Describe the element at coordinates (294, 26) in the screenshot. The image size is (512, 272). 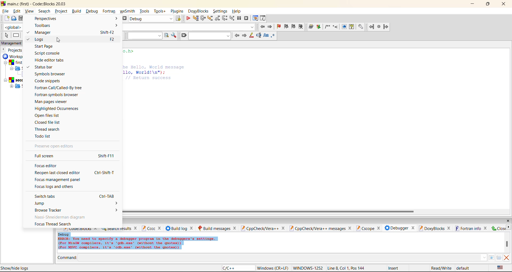
I see `next bookmark` at that location.